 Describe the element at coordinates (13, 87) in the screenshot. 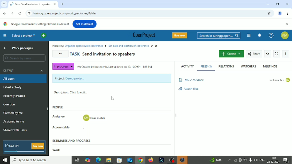

I see `Latest activity` at that location.